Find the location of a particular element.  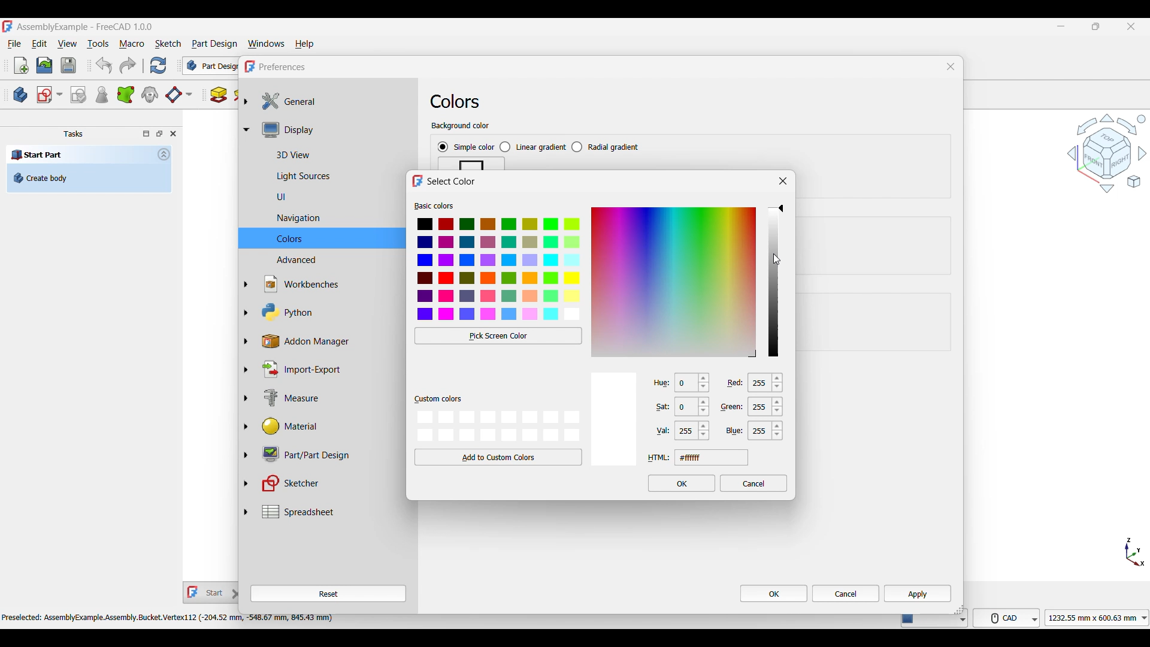

Close is located at coordinates (783, 181).